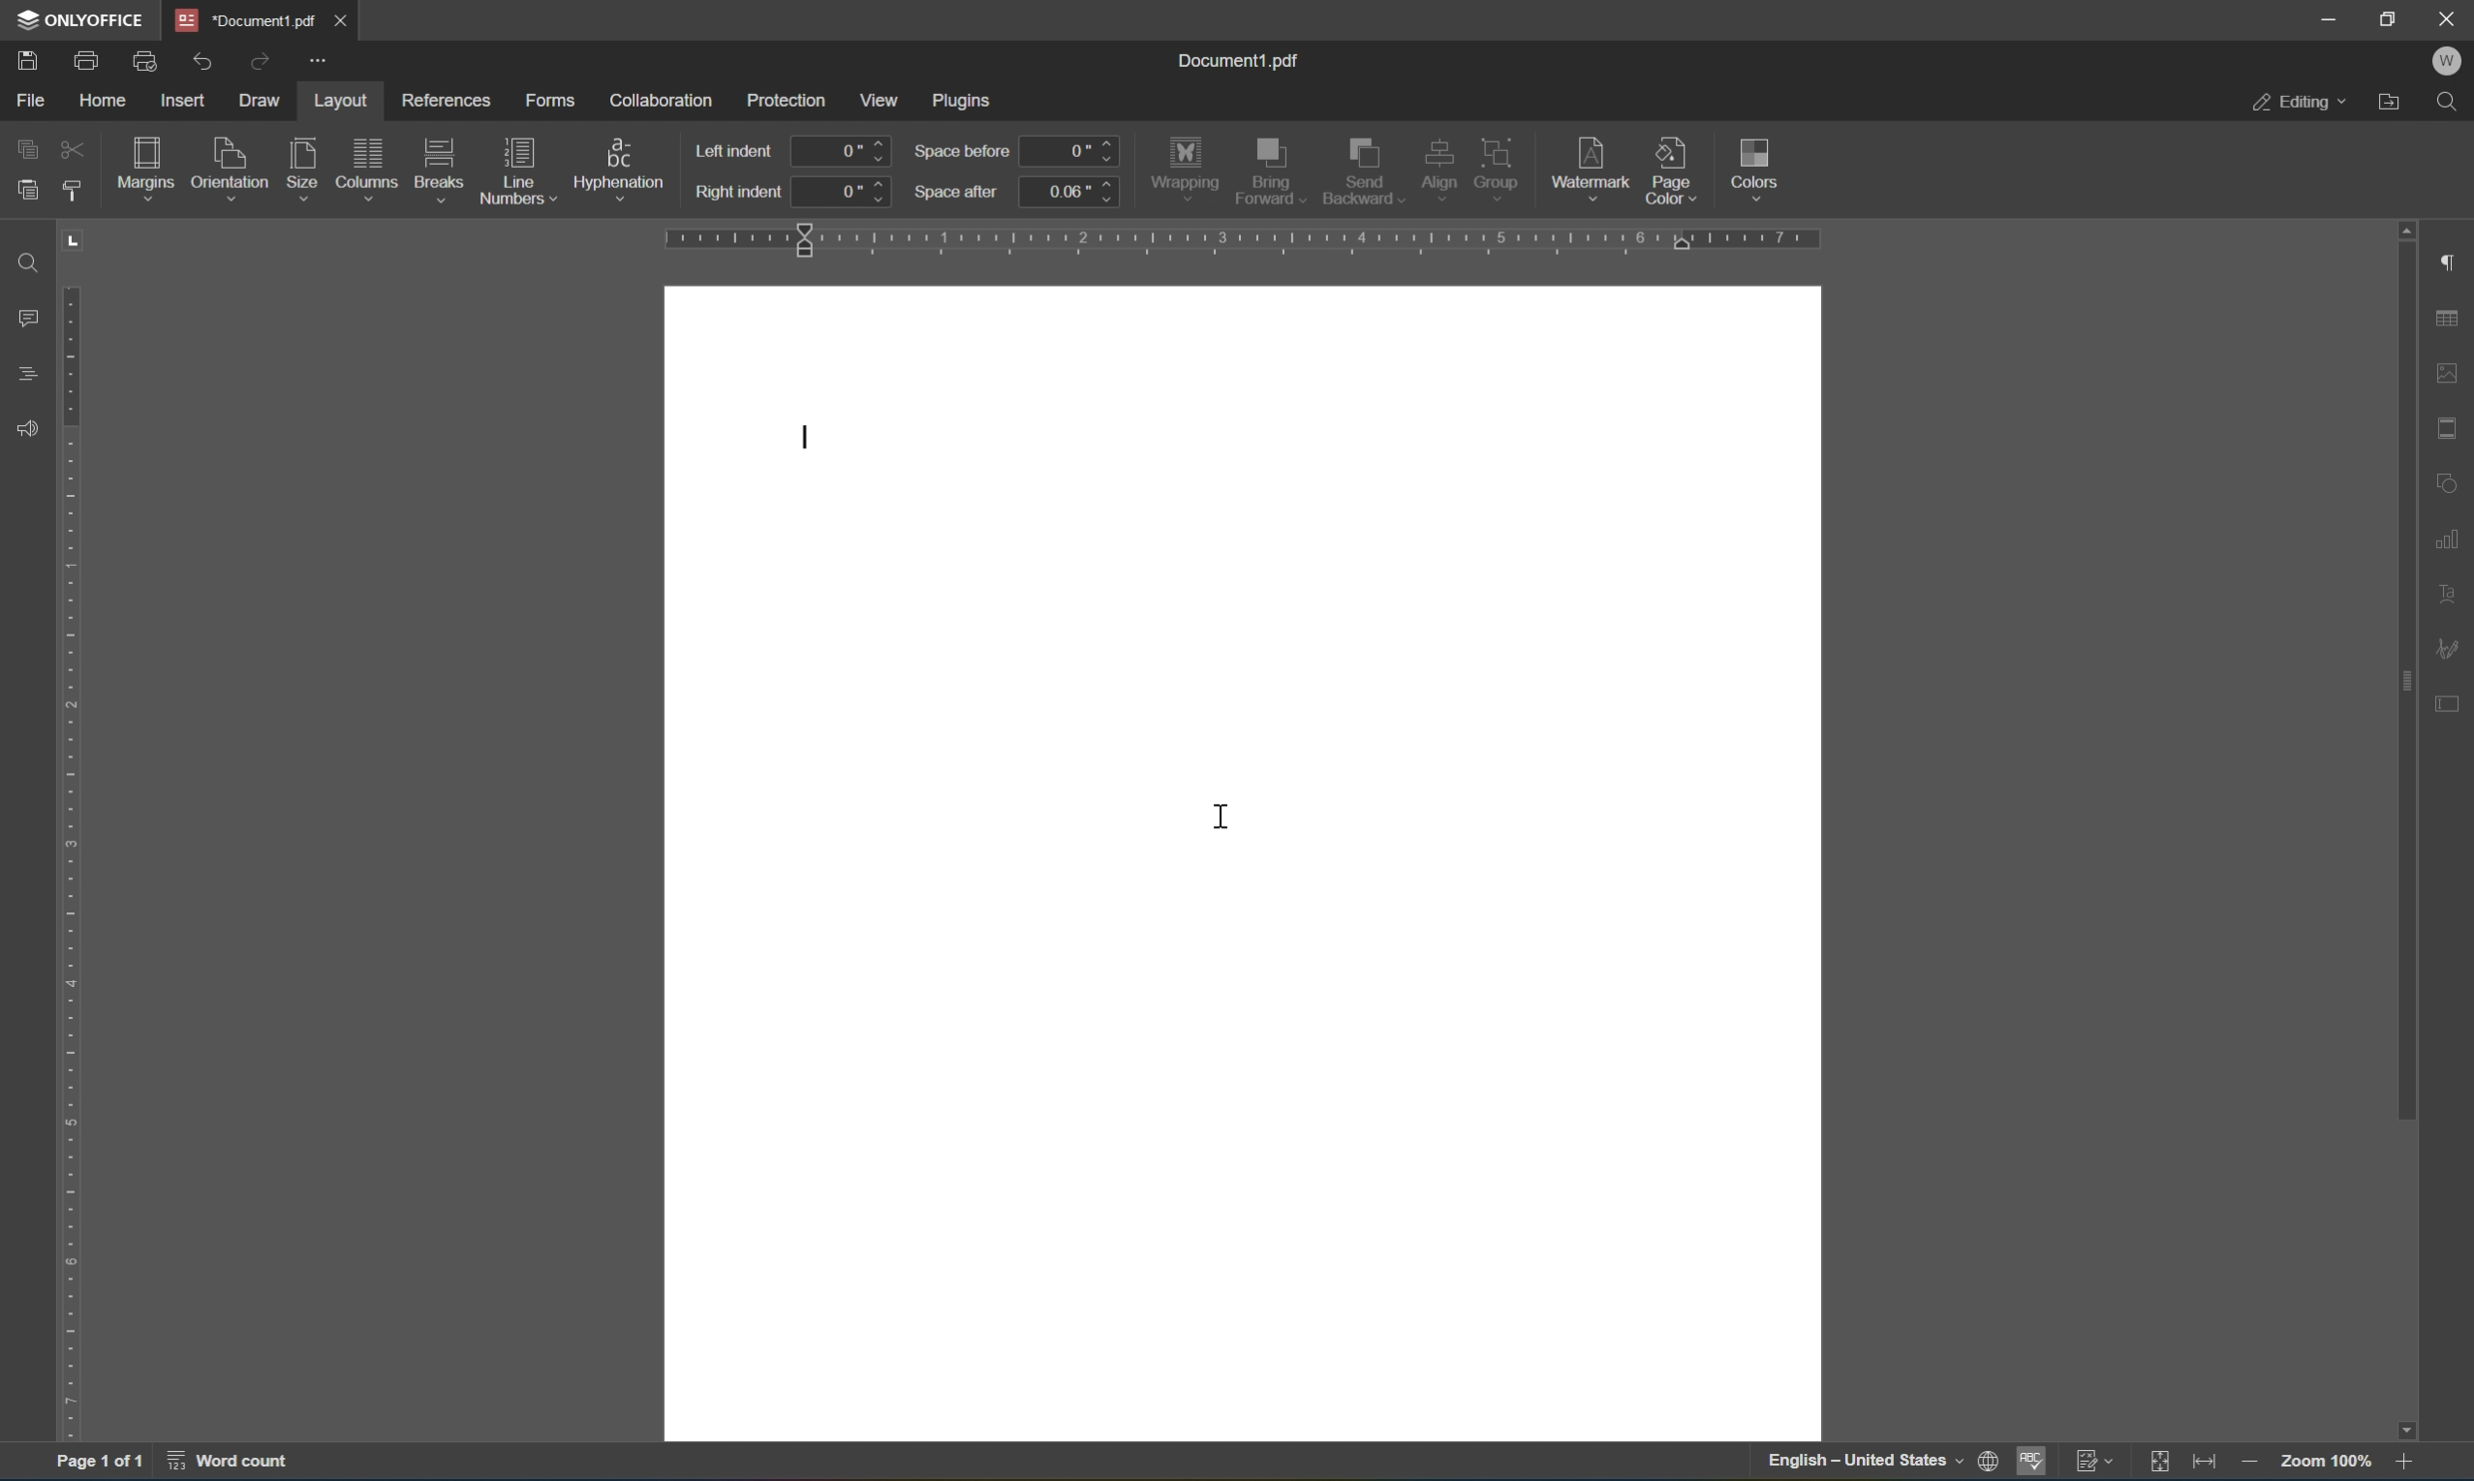 The height and width of the screenshot is (1481, 2474). What do you see at coordinates (1882, 1464) in the screenshot?
I see `set document language` at bounding box center [1882, 1464].